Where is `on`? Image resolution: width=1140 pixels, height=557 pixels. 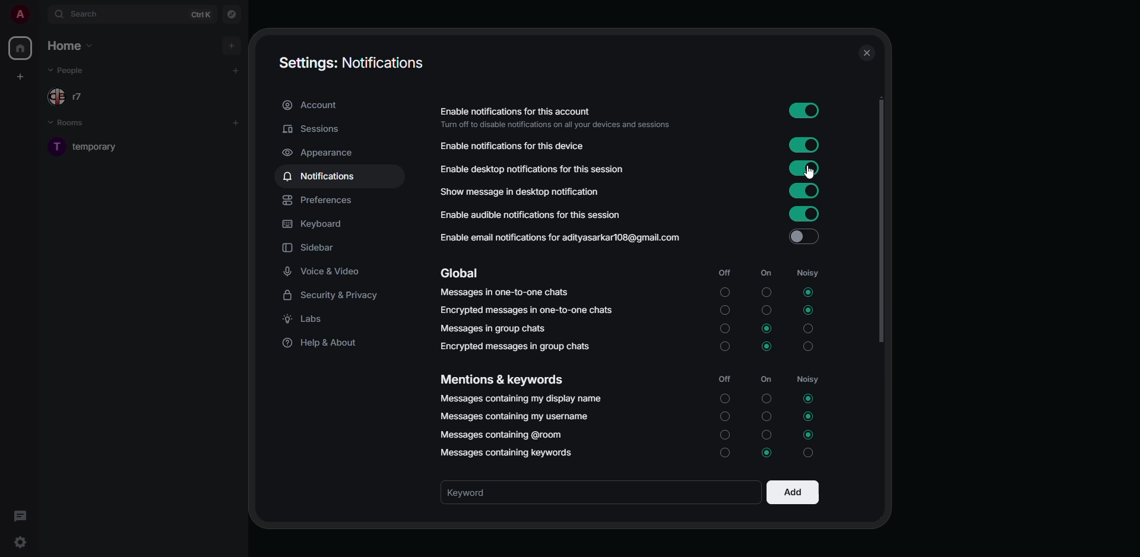
on is located at coordinates (723, 400).